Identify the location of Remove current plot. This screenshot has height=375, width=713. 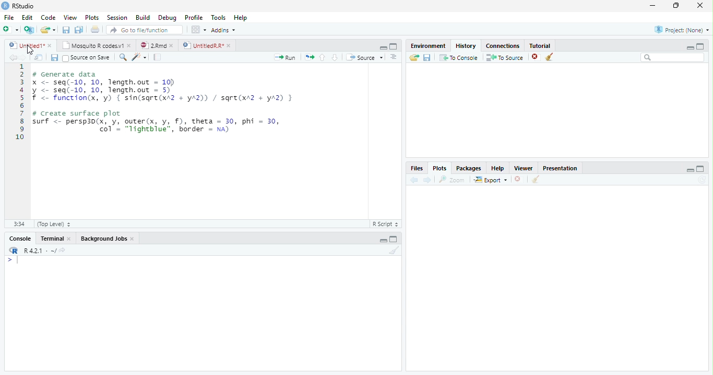
(520, 179).